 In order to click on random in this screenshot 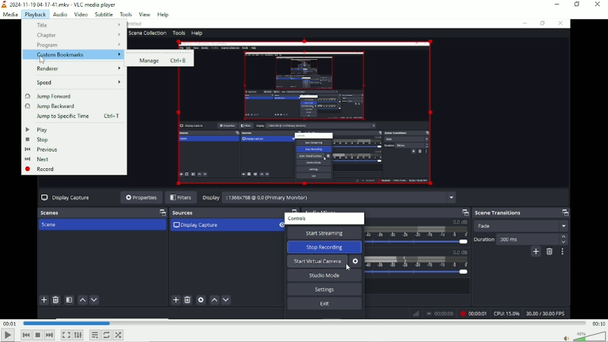, I will do `click(119, 335)`.